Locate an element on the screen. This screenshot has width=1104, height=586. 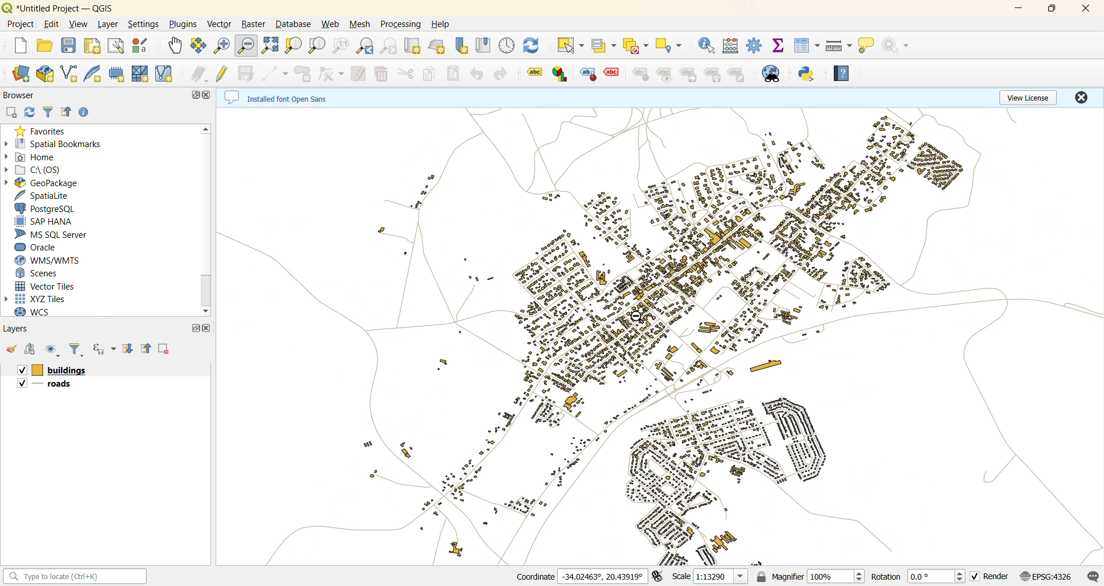
new 3d map is located at coordinates (439, 47).